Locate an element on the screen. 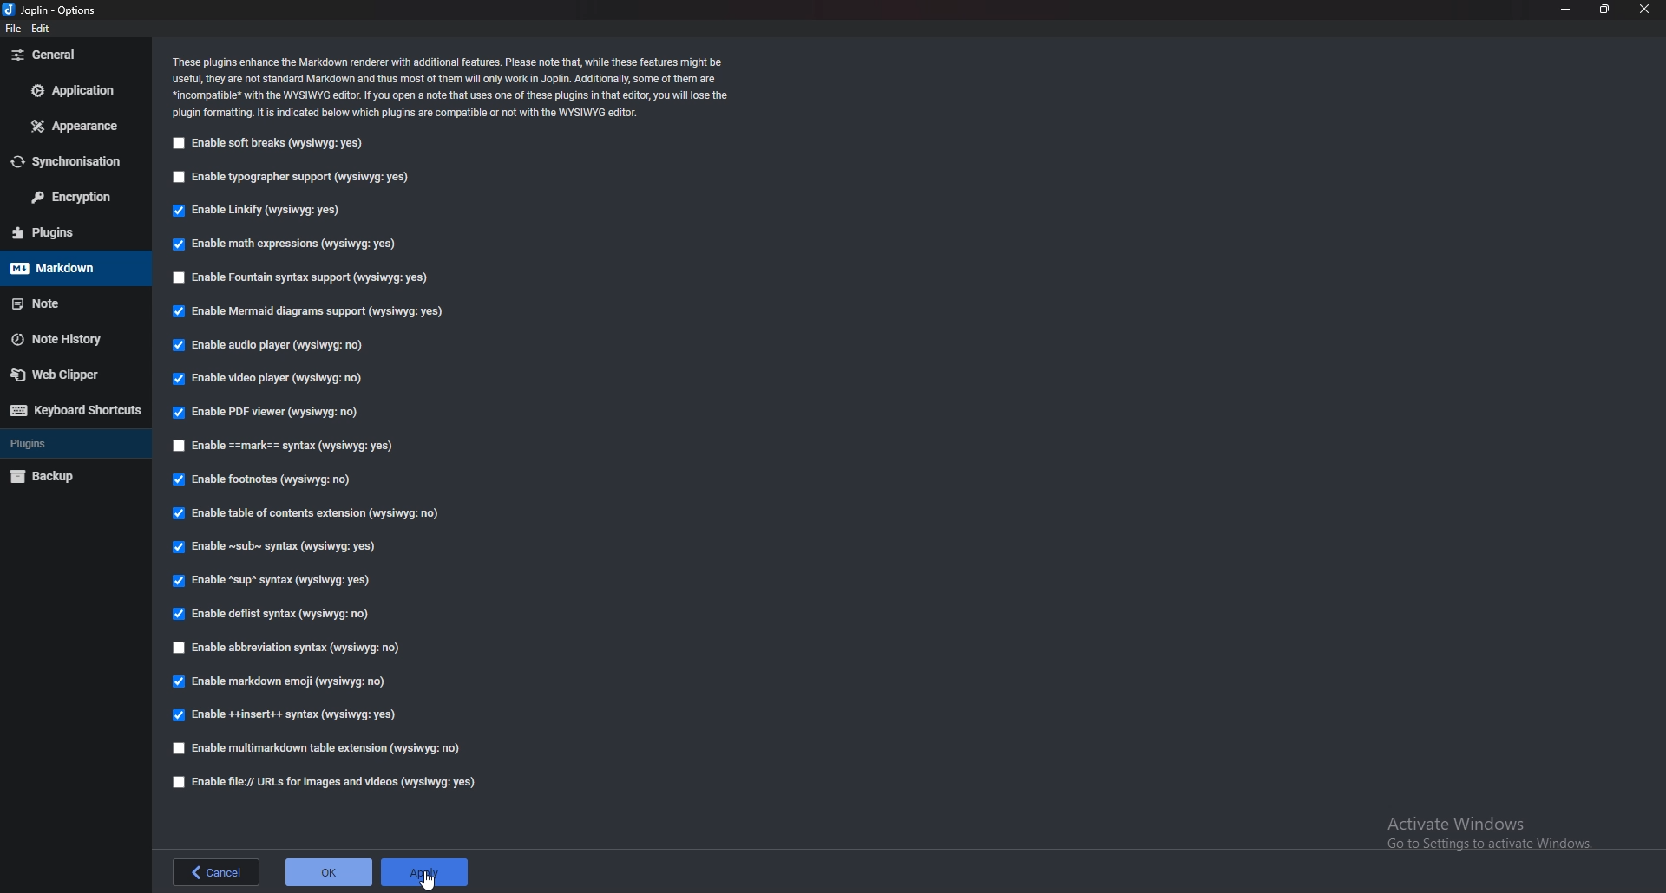  Enable table of contents extension is located at coordinates (308, 517).